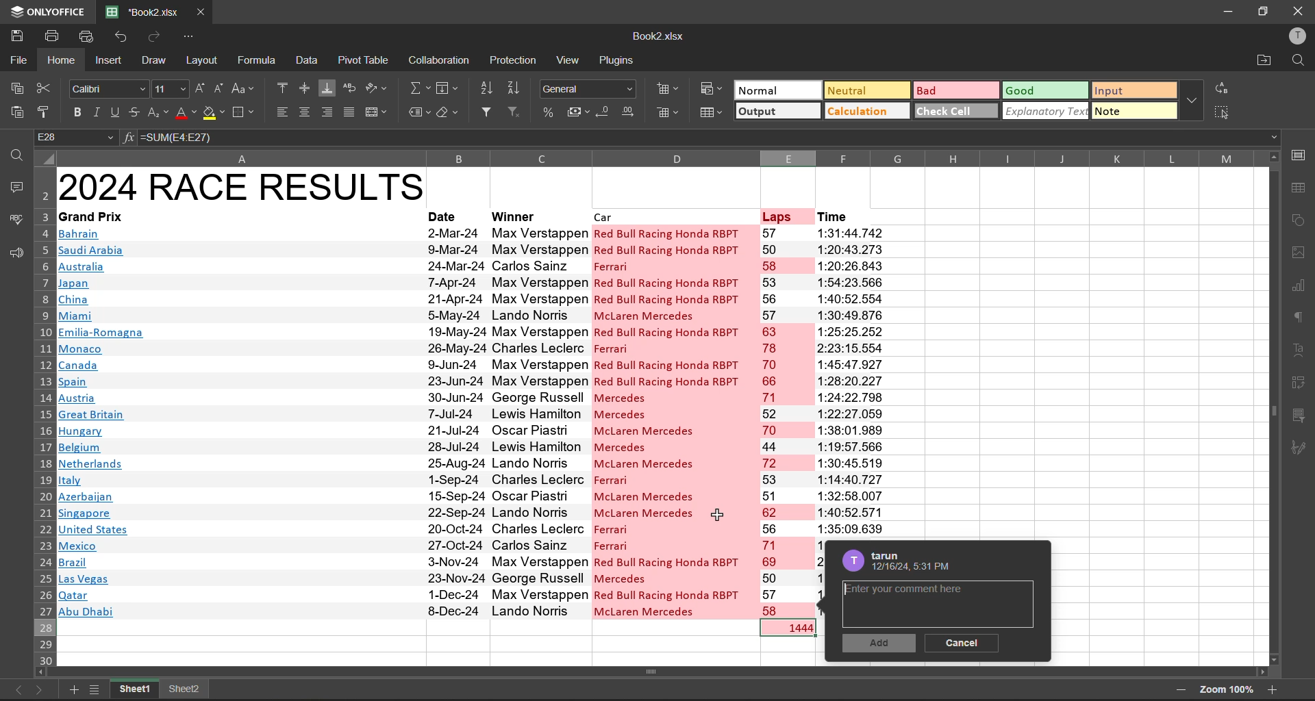 This screenshot has height=701, width=1315. What do you see at coordinates (255, 60) in the screenshot?
I see `formula` at bounding box center [255, 60].